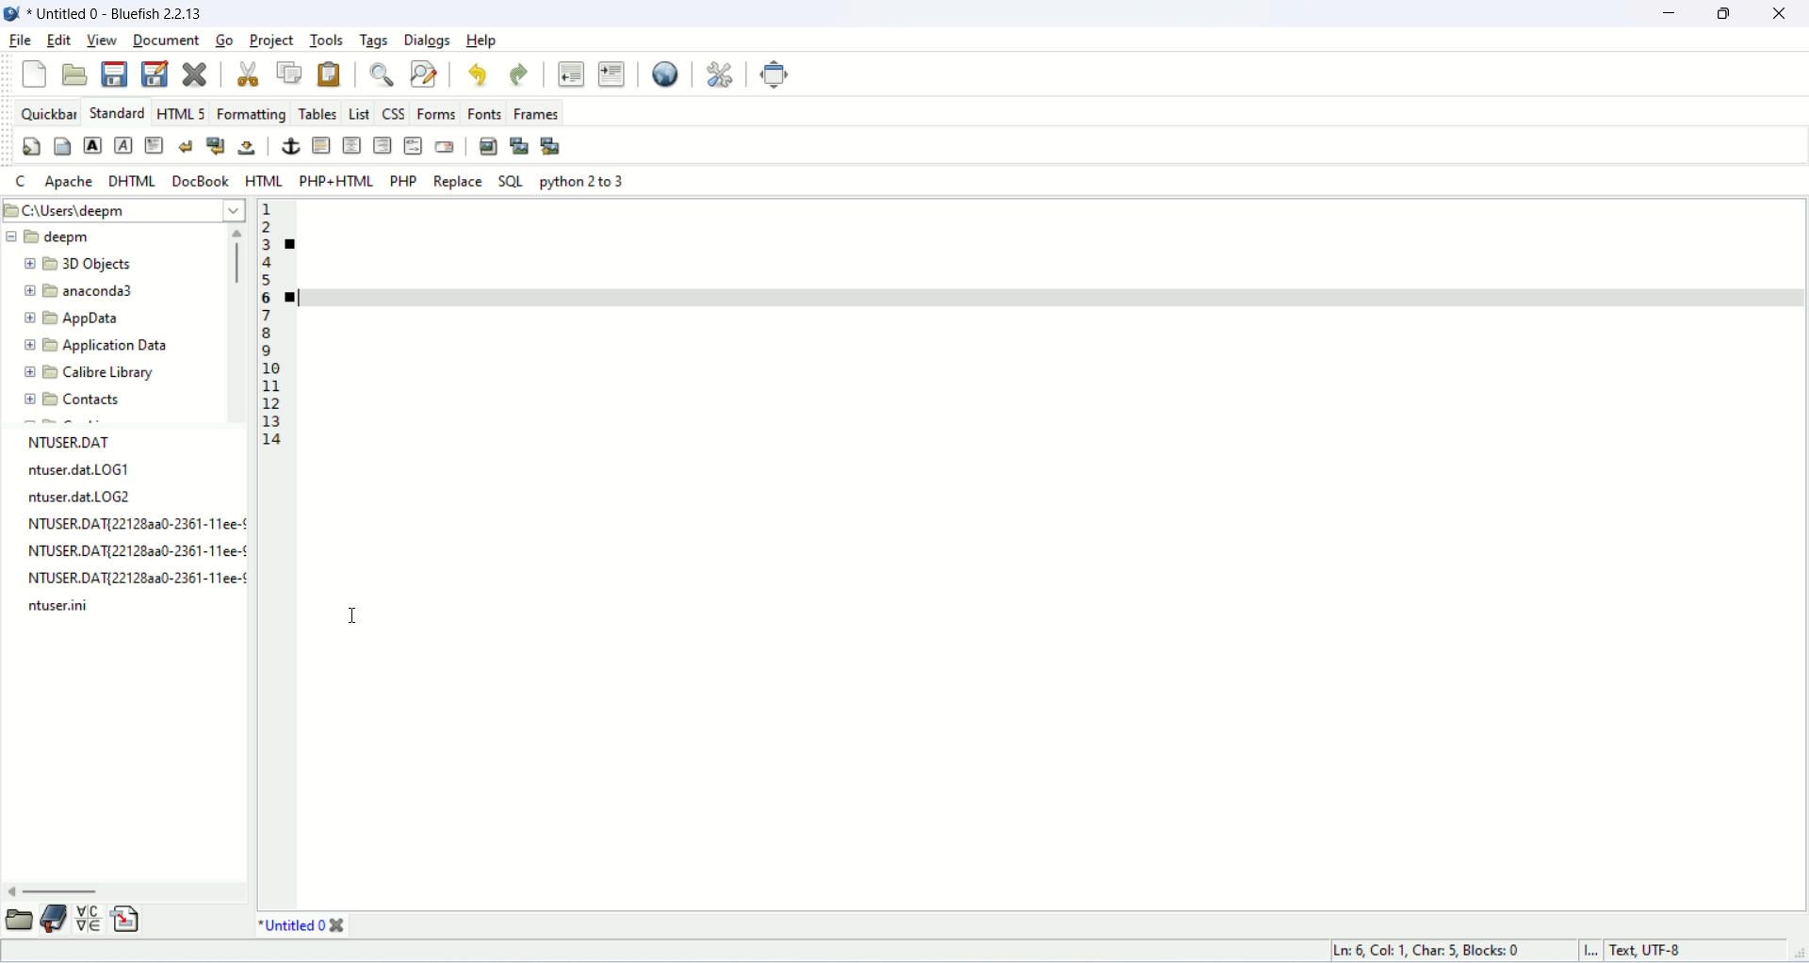 This screenshot has width=1809, height=963. Describe the element at coordinates (246, 146) in the screenshot. I see `non breaking space` at that location.